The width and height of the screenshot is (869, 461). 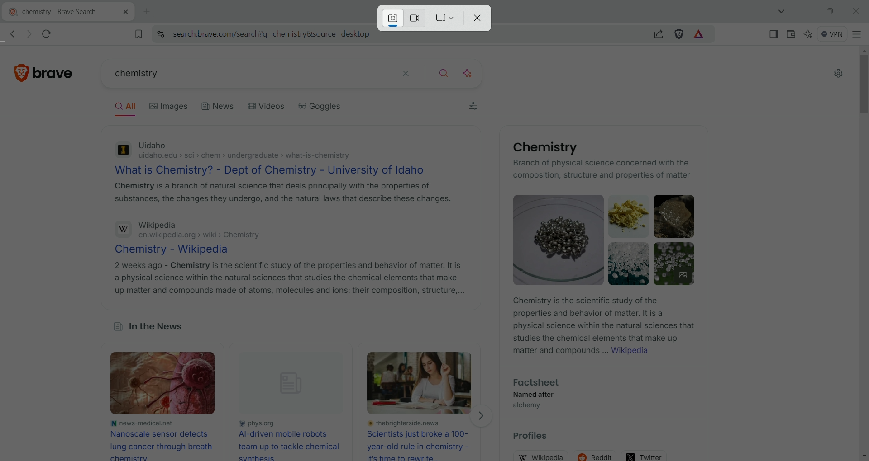 What do you see at coordinates (862, 252) in the screenshot?
I see `vertical scroll bar` at bounding box center [862, 252].